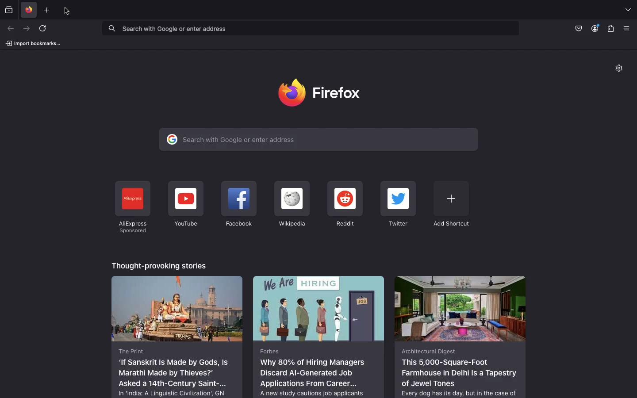  I want to click on tab, so click(29, 10).